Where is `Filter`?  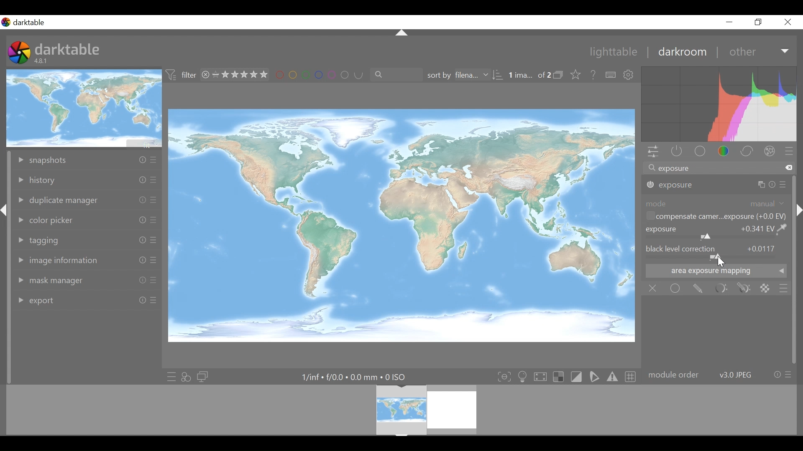
Filter is located at coordinates (183, 76).